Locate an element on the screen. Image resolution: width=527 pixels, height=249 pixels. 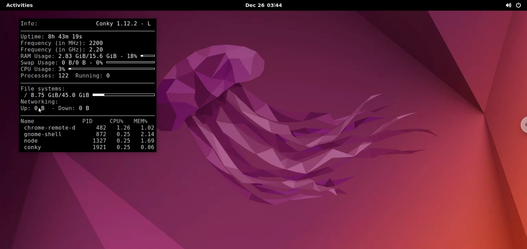
CPU usage: is located at coordinates (37, 69).